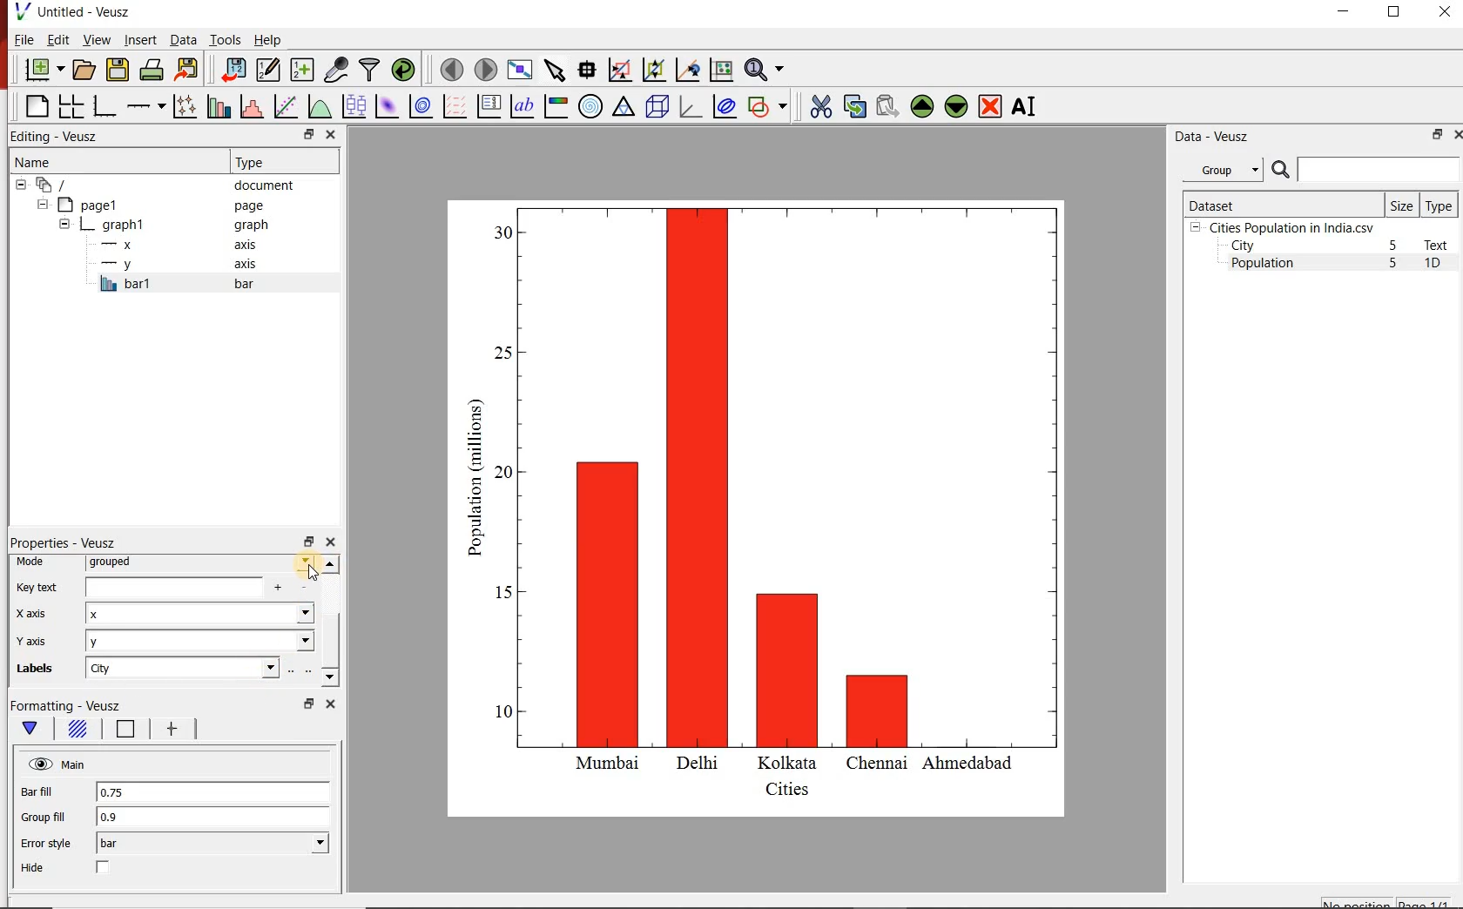 The height and width of the screenshot is (909, 1463). I want to click on Group datasets with property given, so click(1222, 169).